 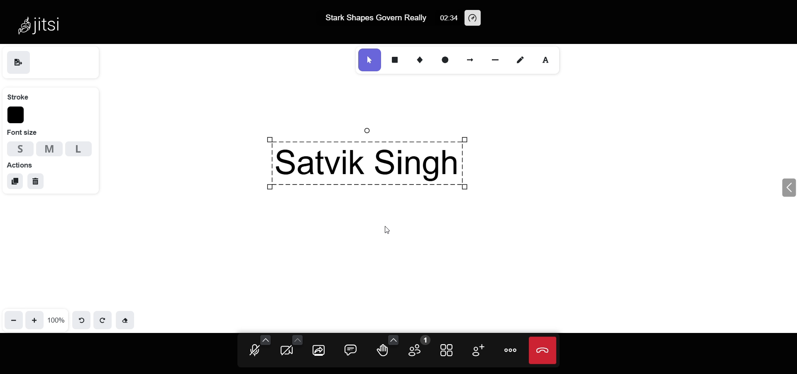 What do you see at coordinates (82, 319) in the screenshot?
I see `undo` at bounding box center [82, 319].